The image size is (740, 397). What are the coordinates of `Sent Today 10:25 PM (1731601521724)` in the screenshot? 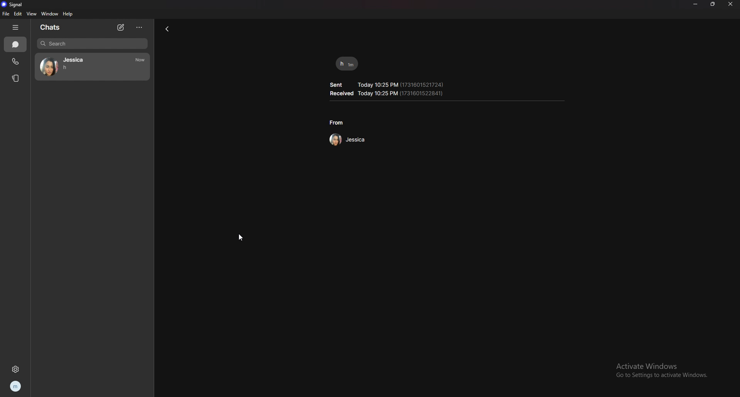 It's located at (387, 83).